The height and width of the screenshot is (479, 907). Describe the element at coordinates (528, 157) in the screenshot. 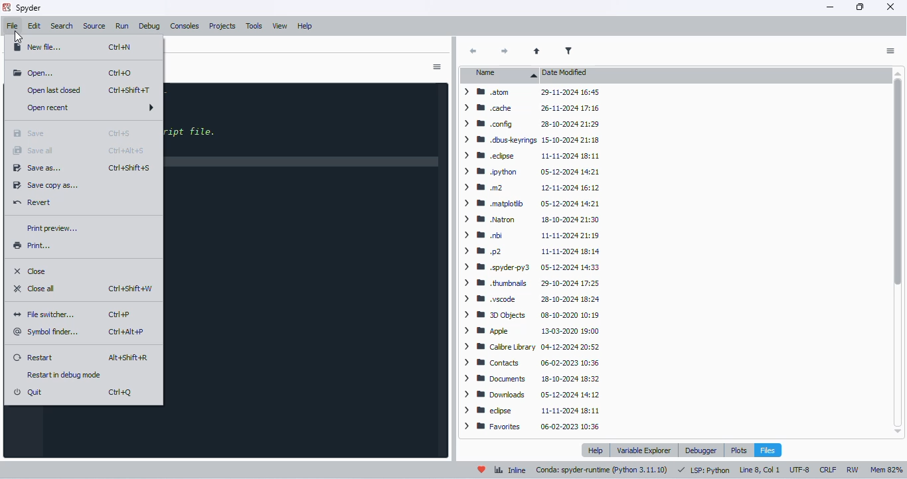

I see `> BW edipse 11-11-2024 18:11` at that location.